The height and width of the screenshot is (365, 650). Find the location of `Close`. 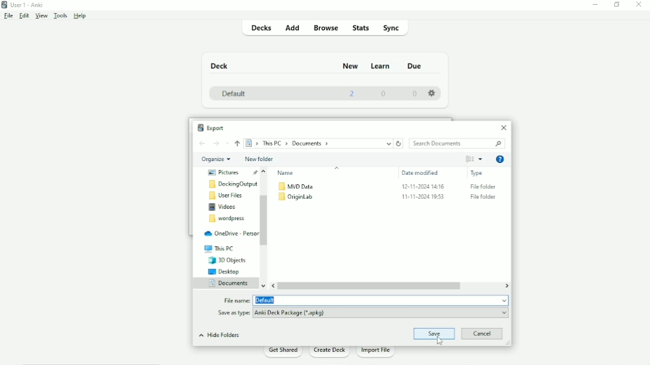

Close is located at coordinates (505, 128).